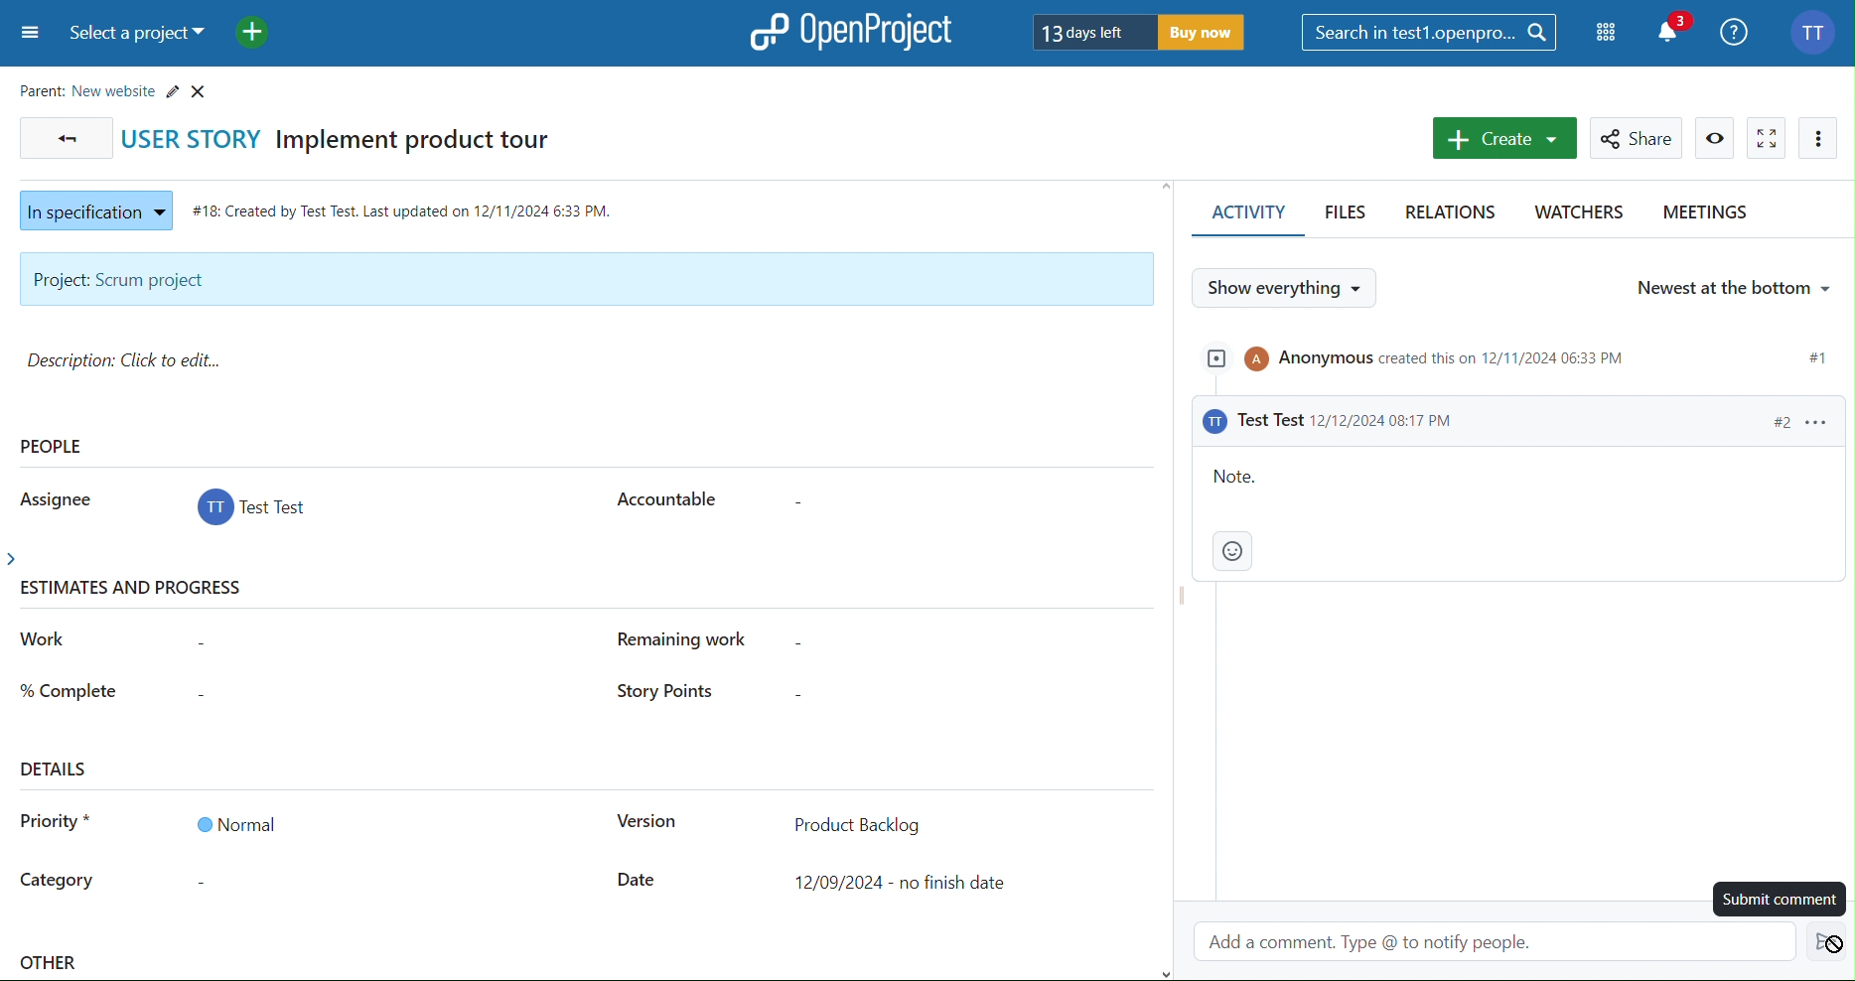 The width and height of the screenshot is (1855, 981). I want to click on Add a comment, so click(1500, 939).